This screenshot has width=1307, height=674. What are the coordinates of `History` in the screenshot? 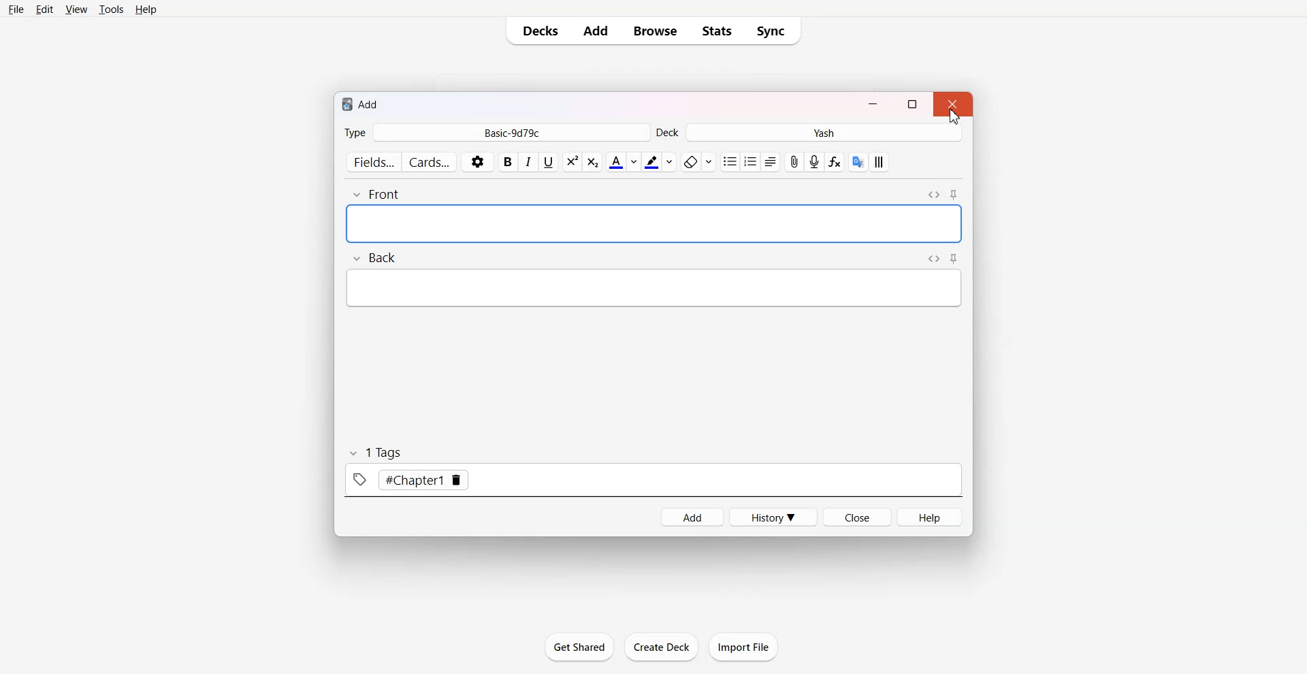 It's located at (774, 517).